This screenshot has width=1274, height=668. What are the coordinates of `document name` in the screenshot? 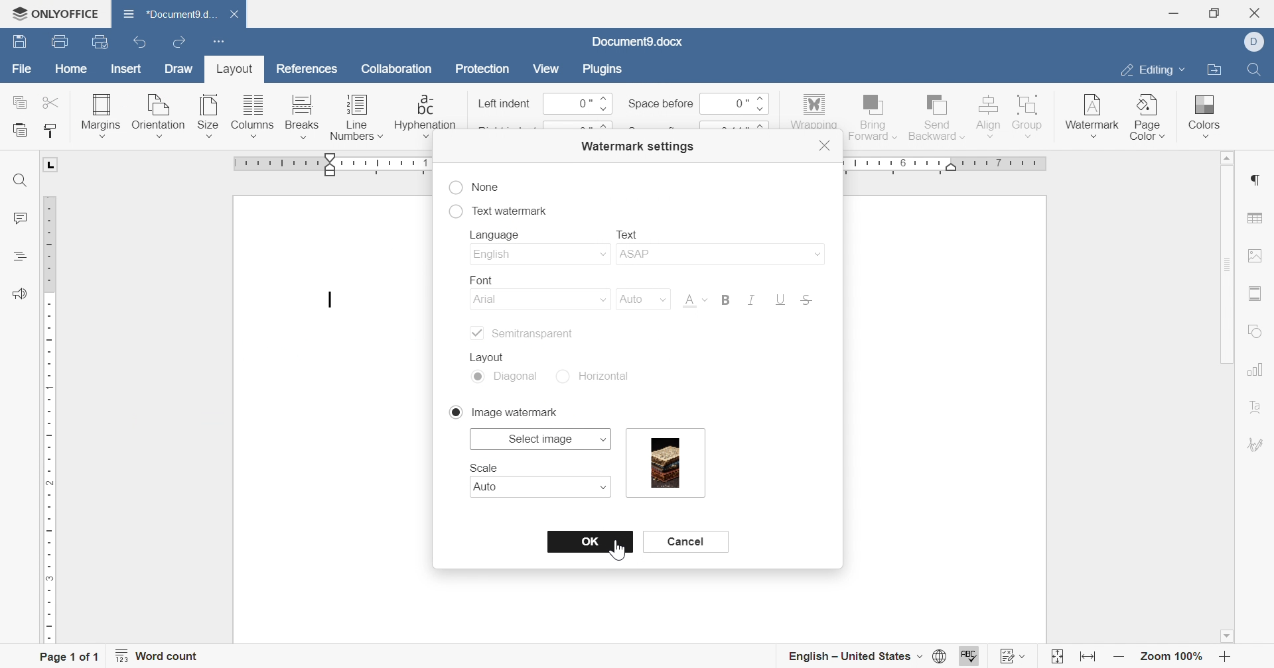 It's located at (636, 42).